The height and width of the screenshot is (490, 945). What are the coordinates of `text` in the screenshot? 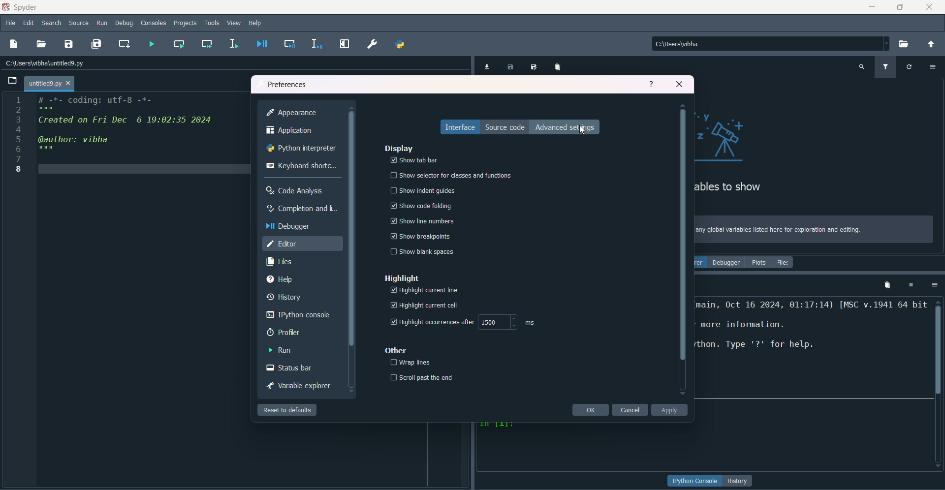 It's located at (779, 230).